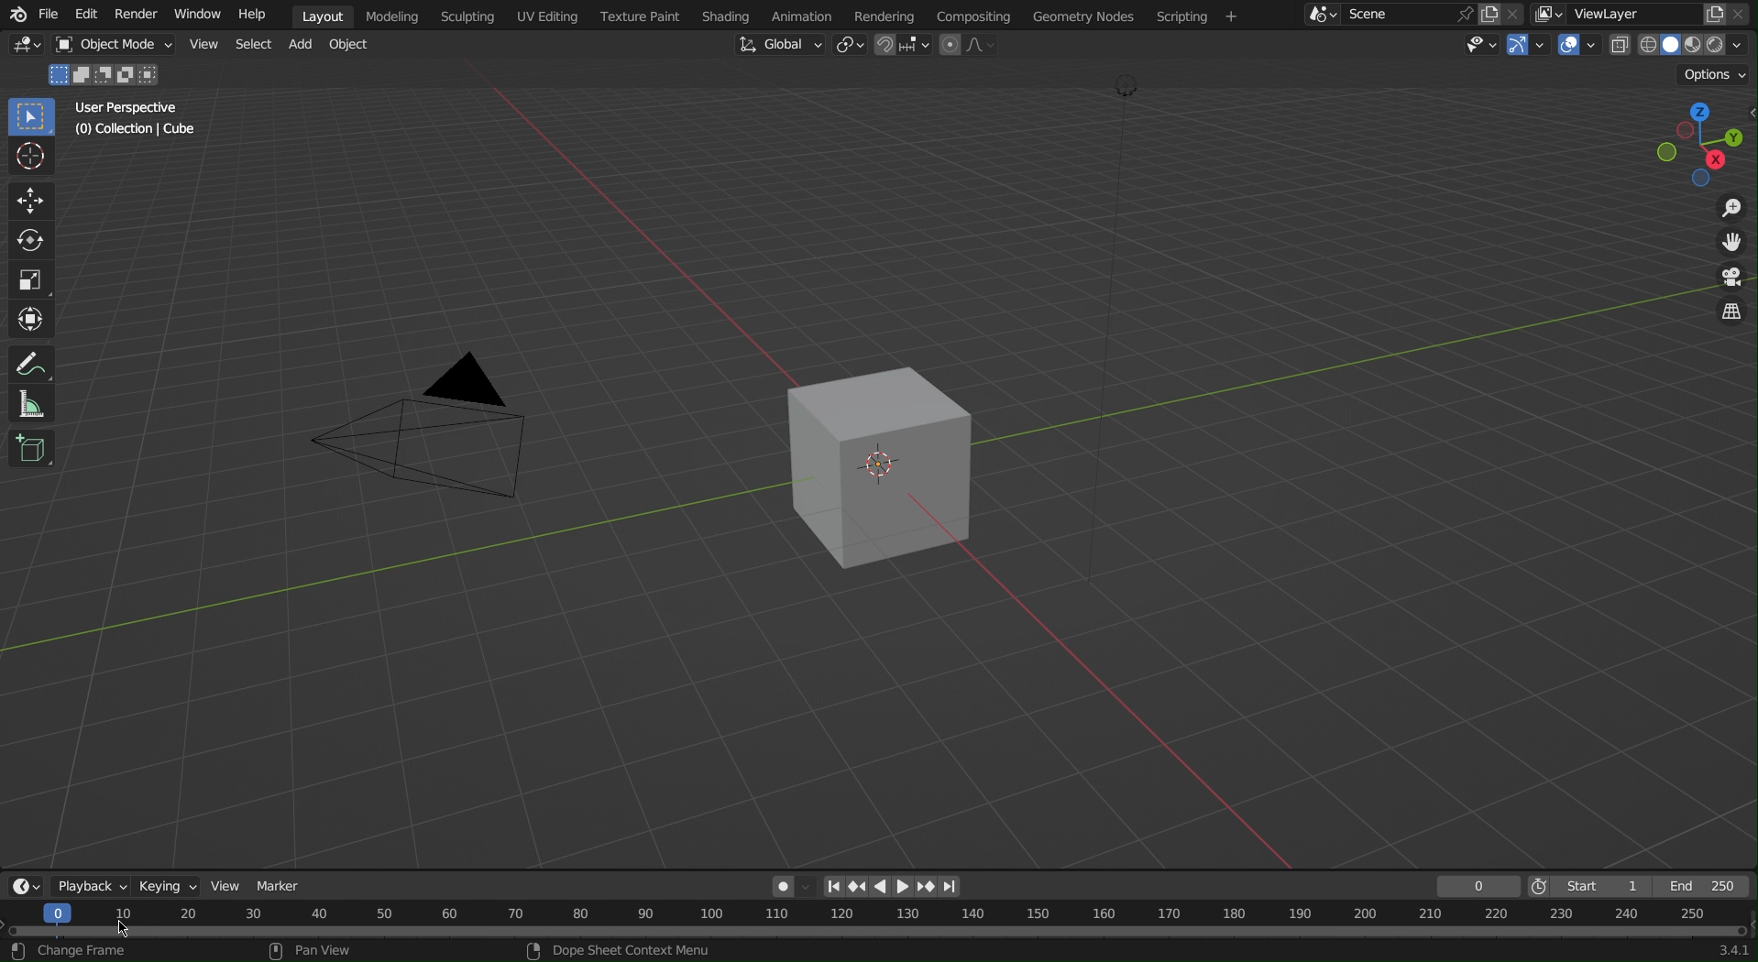  Describe the element at coordinates (32, 156) in the screenshot. I see `Cursor` at that location.